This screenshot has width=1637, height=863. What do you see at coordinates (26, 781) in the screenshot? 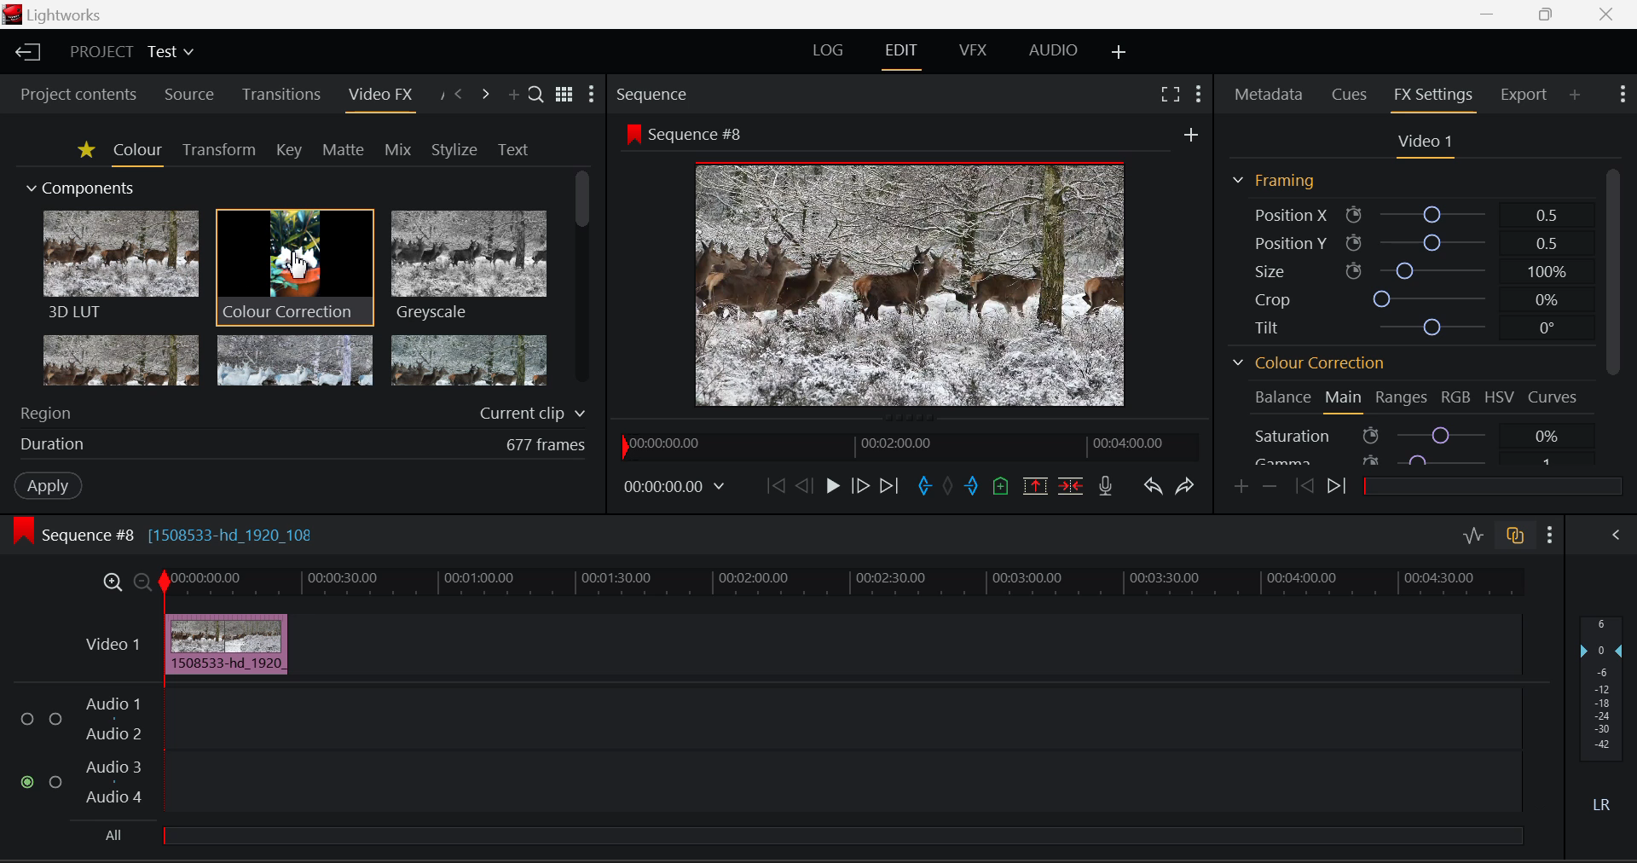
I see `Audio Input Checkbox` at bounding box center [26, 781].